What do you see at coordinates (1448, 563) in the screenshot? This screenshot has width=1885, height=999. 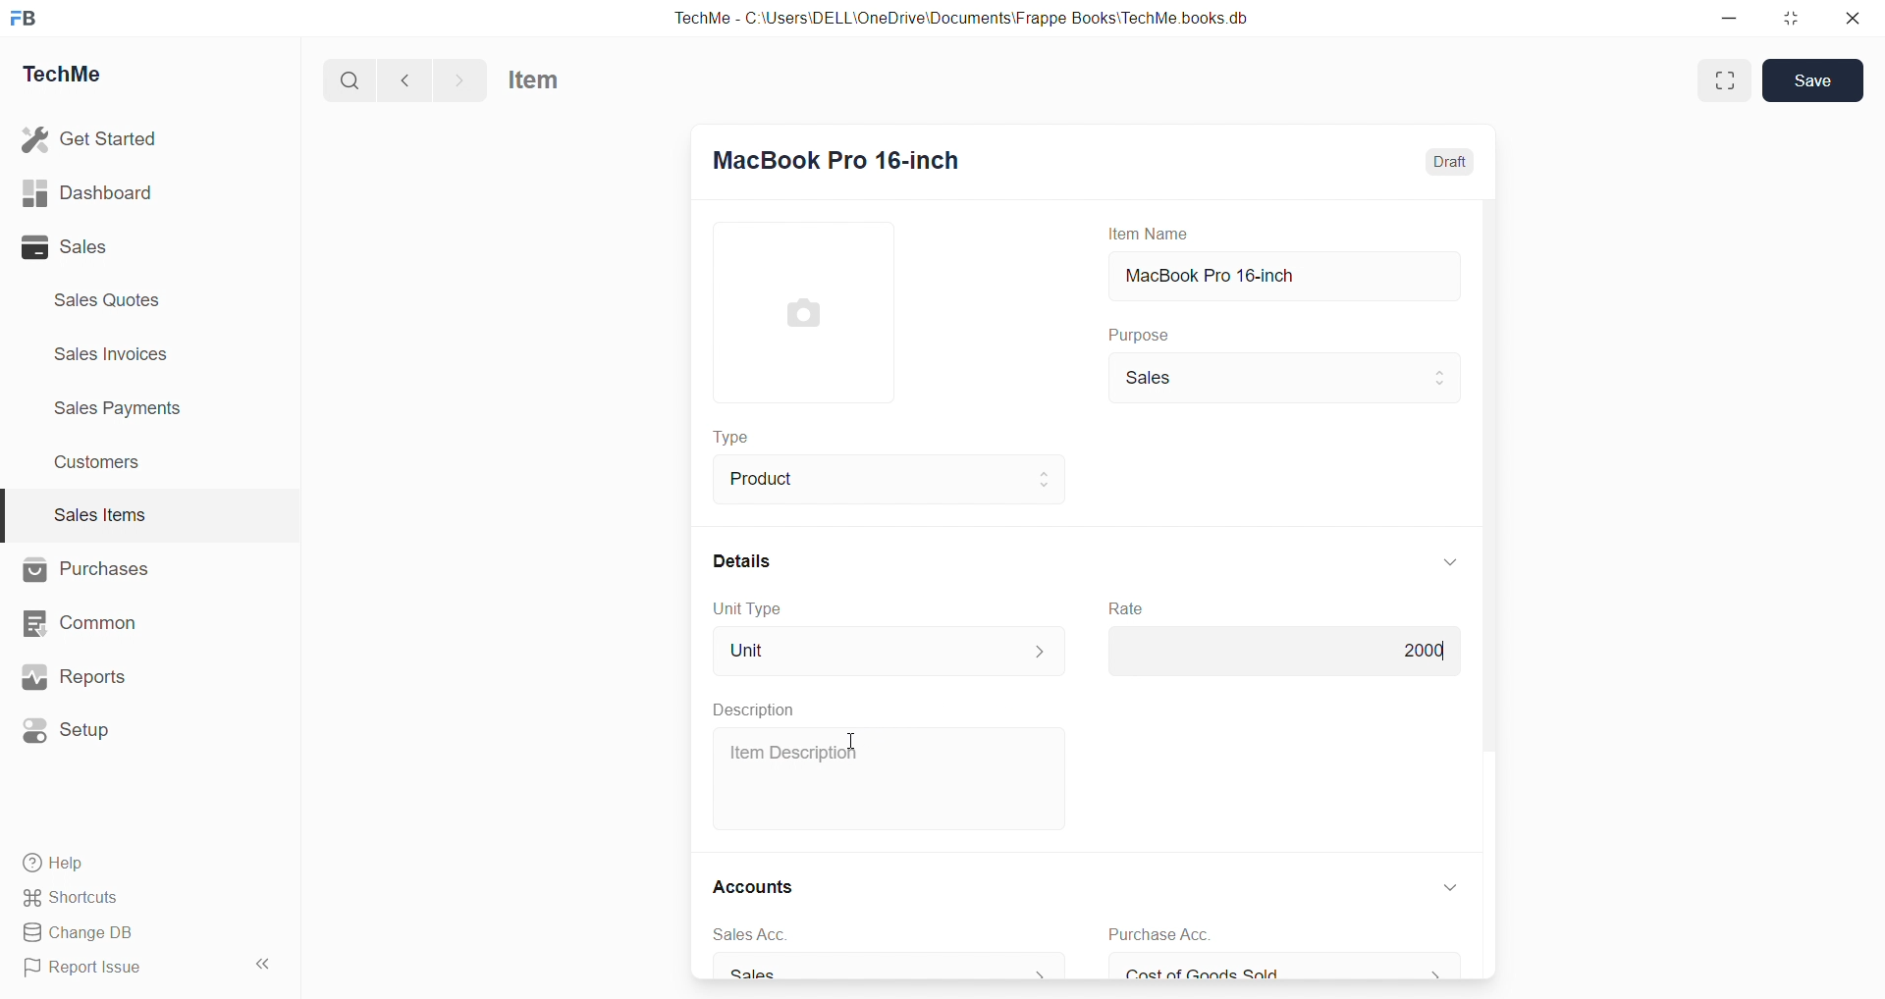 I see `down` at bounding box center [1448, 563].